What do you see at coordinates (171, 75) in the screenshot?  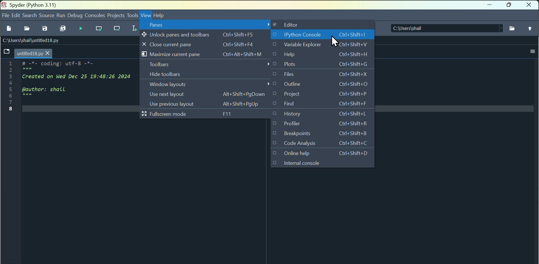 I see `Hide toolbars` at bounding box center [171, 75].